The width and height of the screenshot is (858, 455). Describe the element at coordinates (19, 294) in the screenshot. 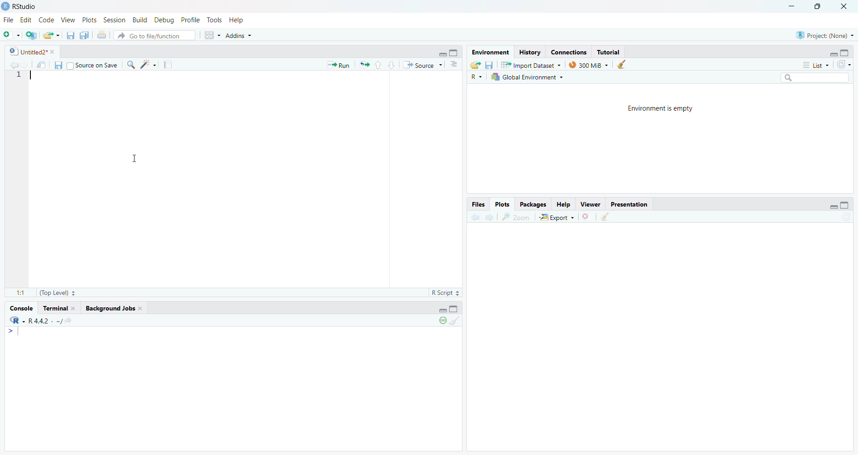

I see `1:1` at that location.